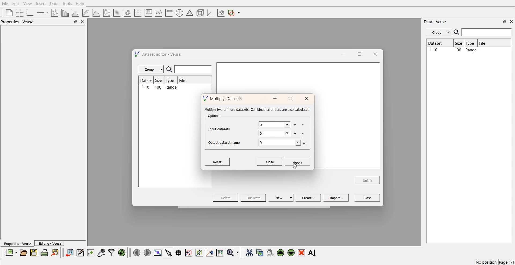  I want to click on open, so click(23, 253).